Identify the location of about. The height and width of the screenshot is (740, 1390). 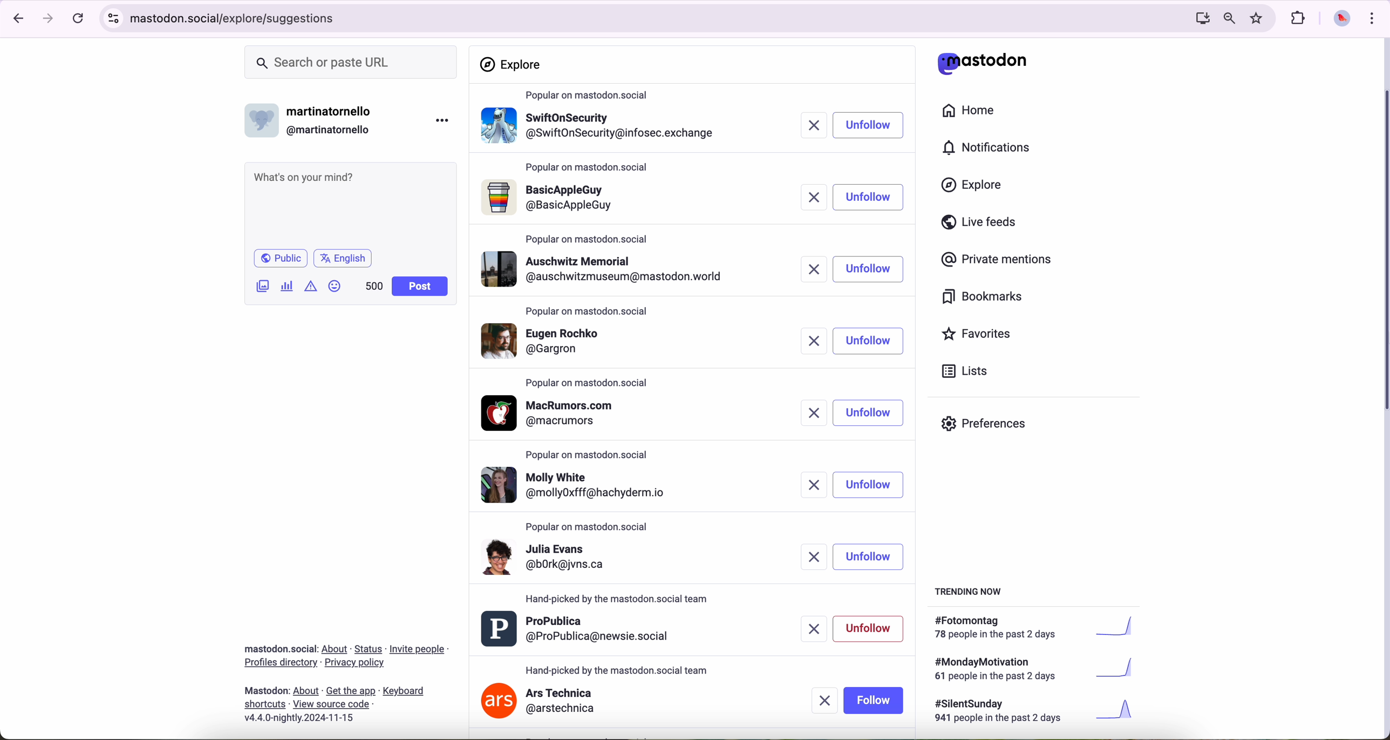
(346, 680).